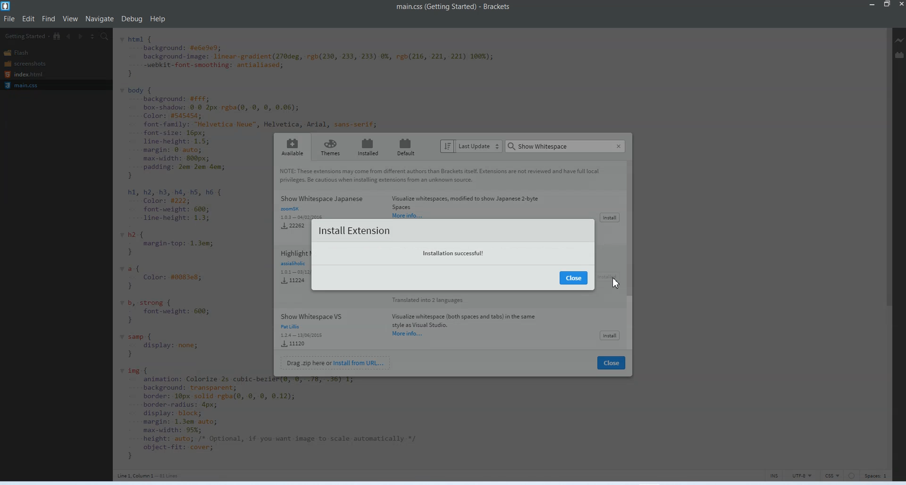  I want to click on Last Update, so click(471, 146).